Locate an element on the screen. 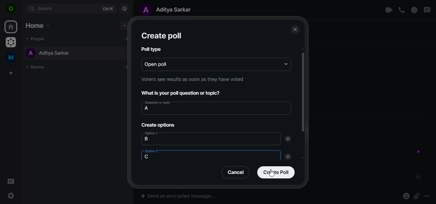  search is located at coordinates (70, 8).